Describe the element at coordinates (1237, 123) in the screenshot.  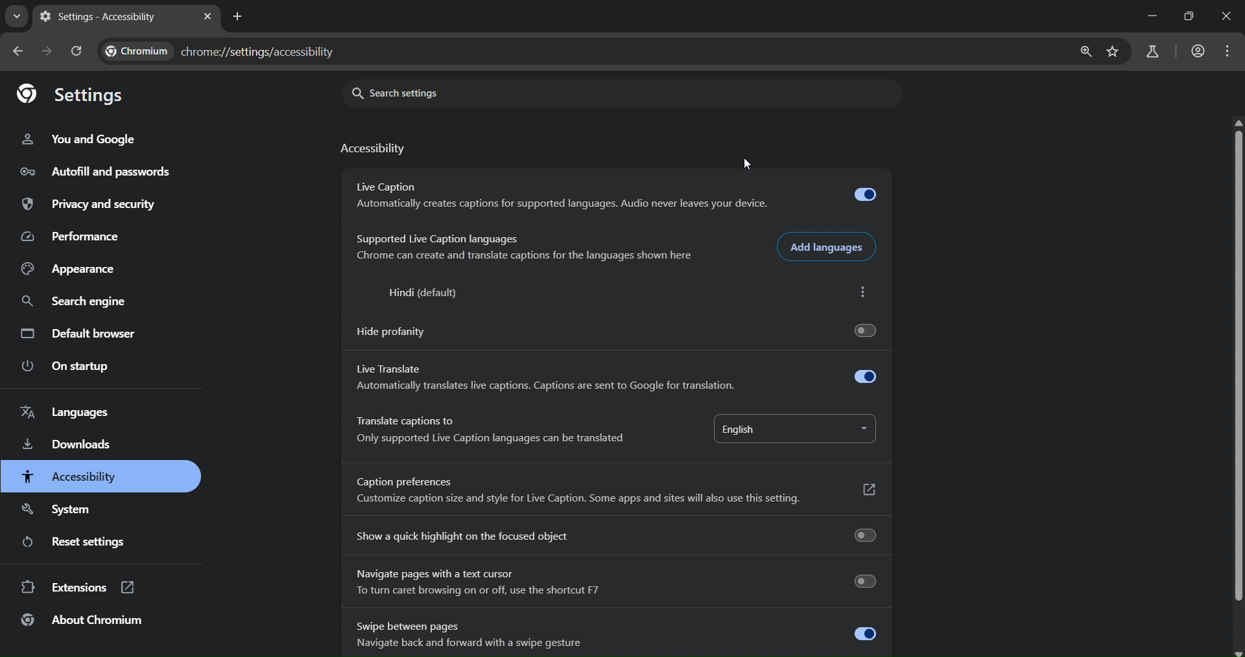
I see `scroll up` at that location.